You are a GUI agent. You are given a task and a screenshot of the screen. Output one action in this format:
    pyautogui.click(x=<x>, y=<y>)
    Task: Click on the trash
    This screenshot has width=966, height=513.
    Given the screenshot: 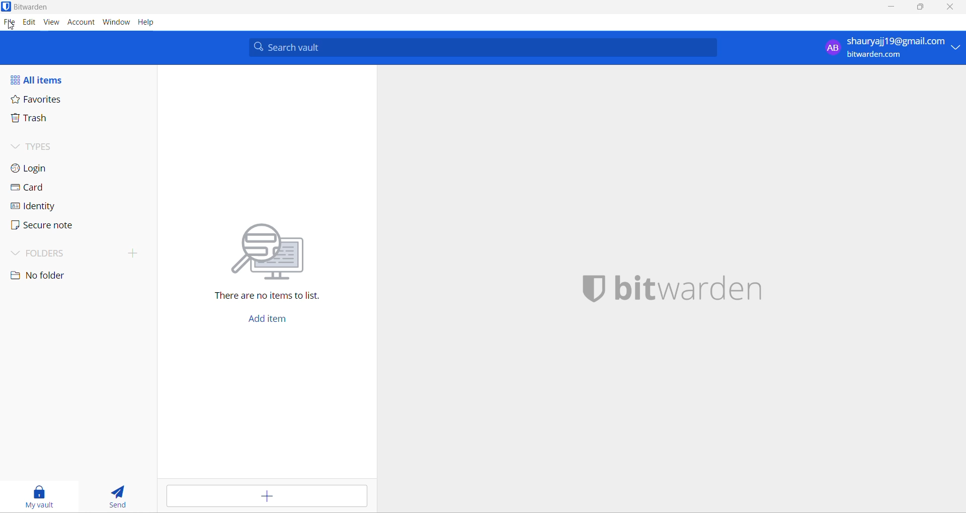 What is the action you would take?
    pyautogui.click(x=43, y=119)
    